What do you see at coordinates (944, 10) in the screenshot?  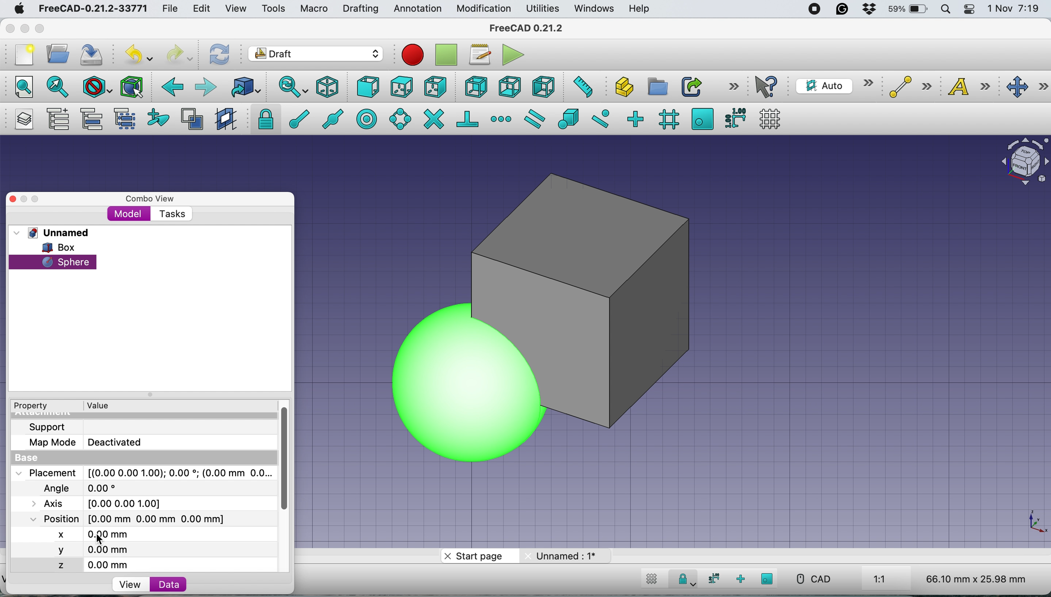 I see `spotlight search` at bounding box center [944, 10].